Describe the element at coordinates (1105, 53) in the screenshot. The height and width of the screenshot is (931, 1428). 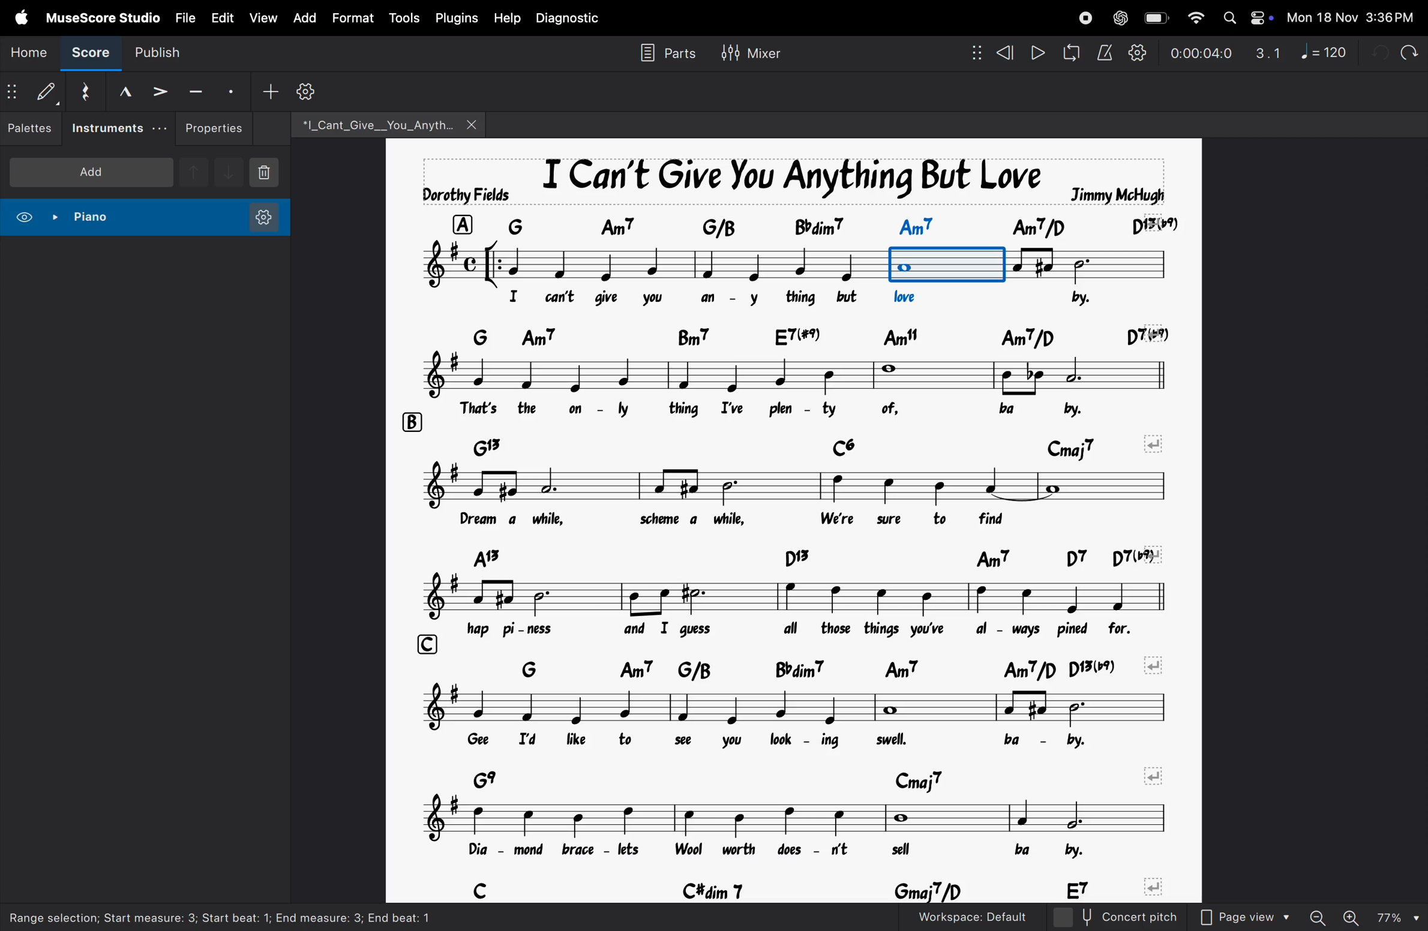
I see `metronome` at that location.